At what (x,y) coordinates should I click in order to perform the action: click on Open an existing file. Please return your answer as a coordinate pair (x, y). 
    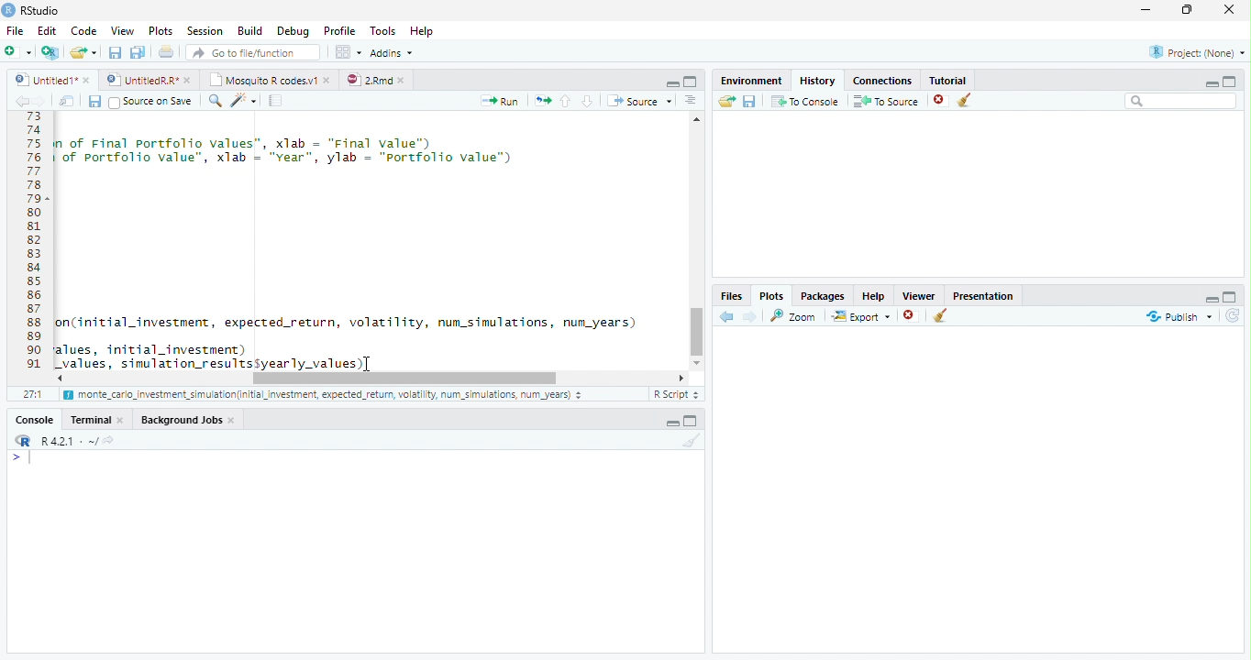
    Looking at the image, I should click on (83, 51).